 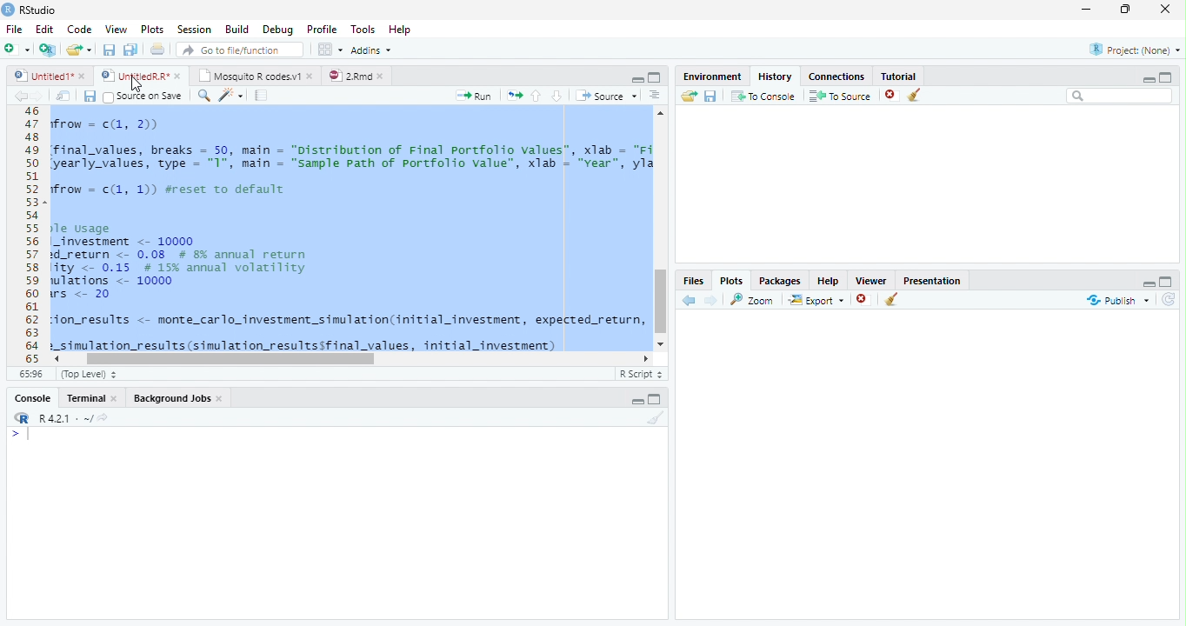 What do you see at coordinates (865, 300) in the screenshot?
I see `Remove selected` at bounding box center [865, 300].